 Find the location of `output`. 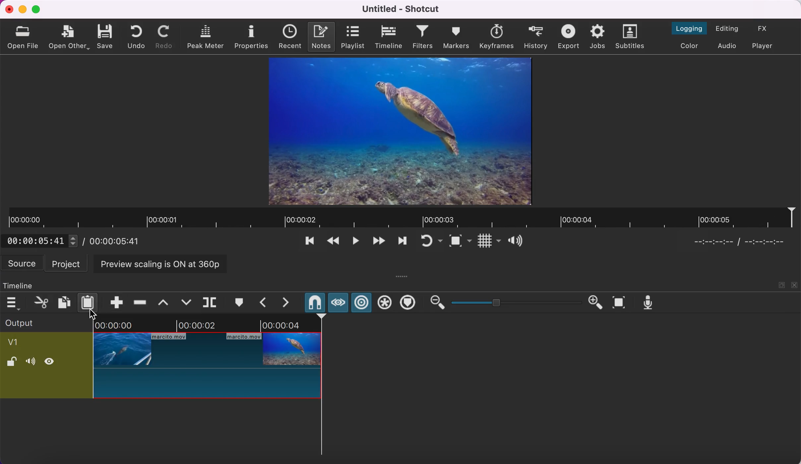

output is located at coordinates (46, 323).